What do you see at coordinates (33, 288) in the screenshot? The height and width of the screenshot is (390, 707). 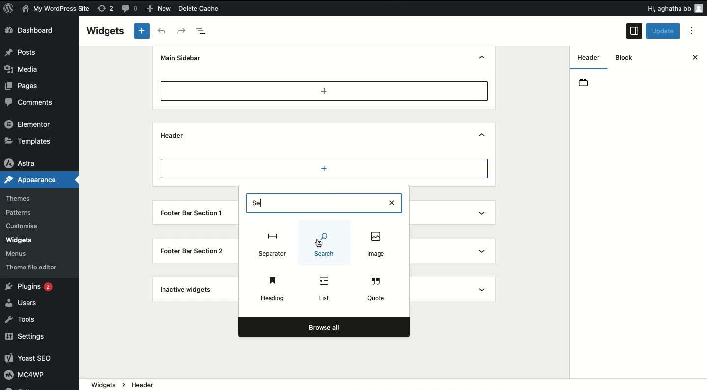 I see `Plugins 2` at bounding box center [33, 288].